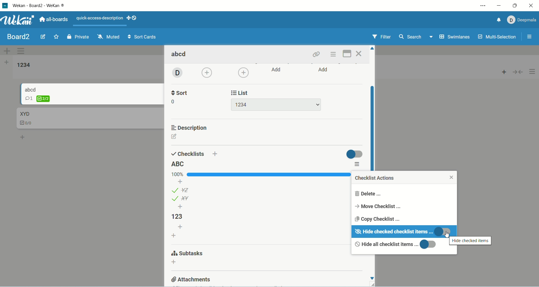 This screenshot has width=539, height=287. What do you see at coordinates (191, 279) in the screenshot?
I see `attachments` at bounding box center [191, 279].